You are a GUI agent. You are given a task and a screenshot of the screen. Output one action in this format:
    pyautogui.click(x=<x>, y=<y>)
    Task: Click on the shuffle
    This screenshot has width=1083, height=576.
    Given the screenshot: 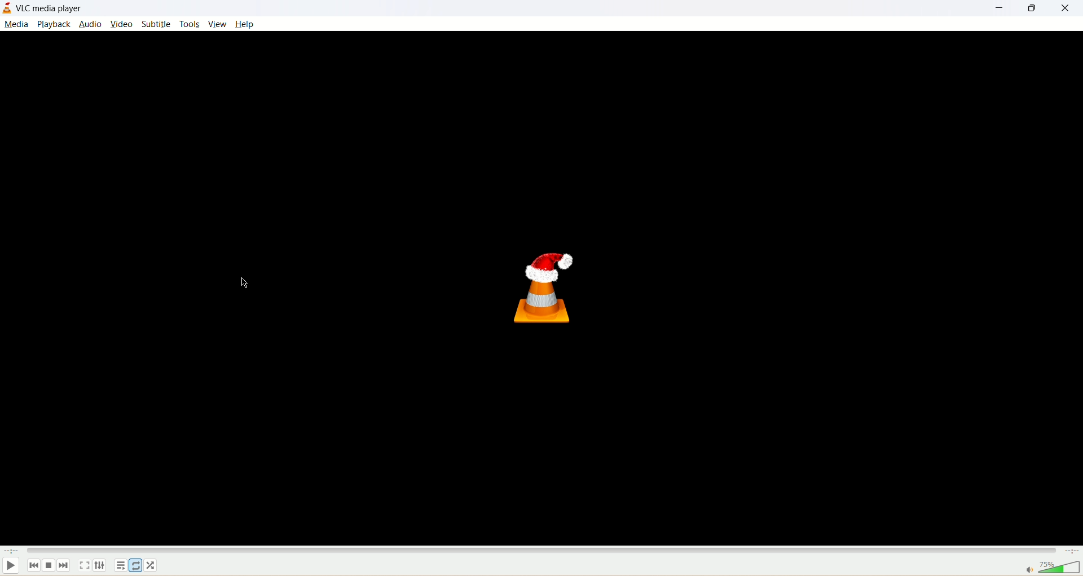 What is the action you would take?
    pyautogui.click(x=153, y=566)
    